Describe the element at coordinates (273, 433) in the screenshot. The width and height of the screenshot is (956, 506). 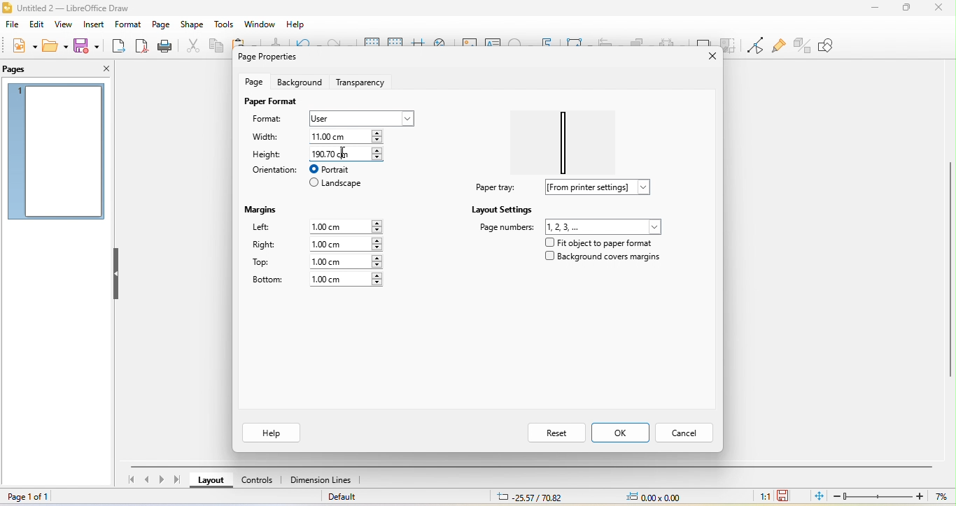
I see `help` at that location.